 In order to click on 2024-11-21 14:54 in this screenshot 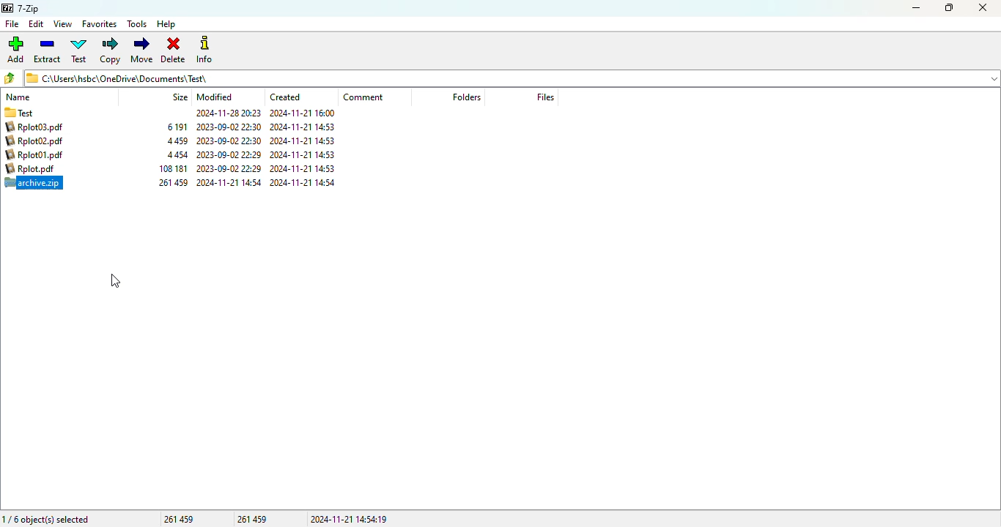, I will do `click(305, 126)`.